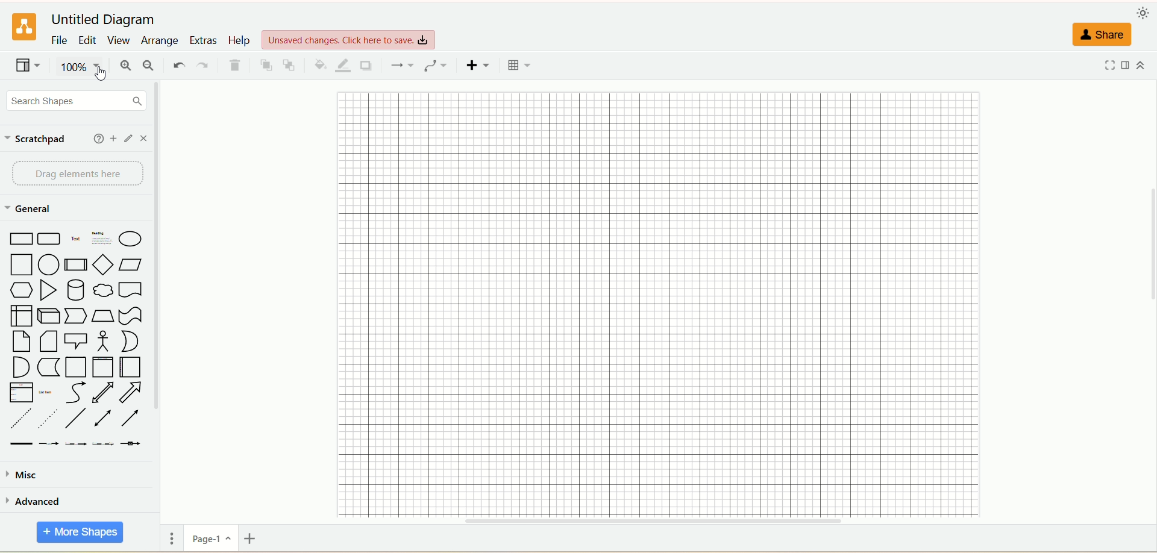 This screenshot has height=553, width=1157. I want to click on drag elements, so click(78, 176).